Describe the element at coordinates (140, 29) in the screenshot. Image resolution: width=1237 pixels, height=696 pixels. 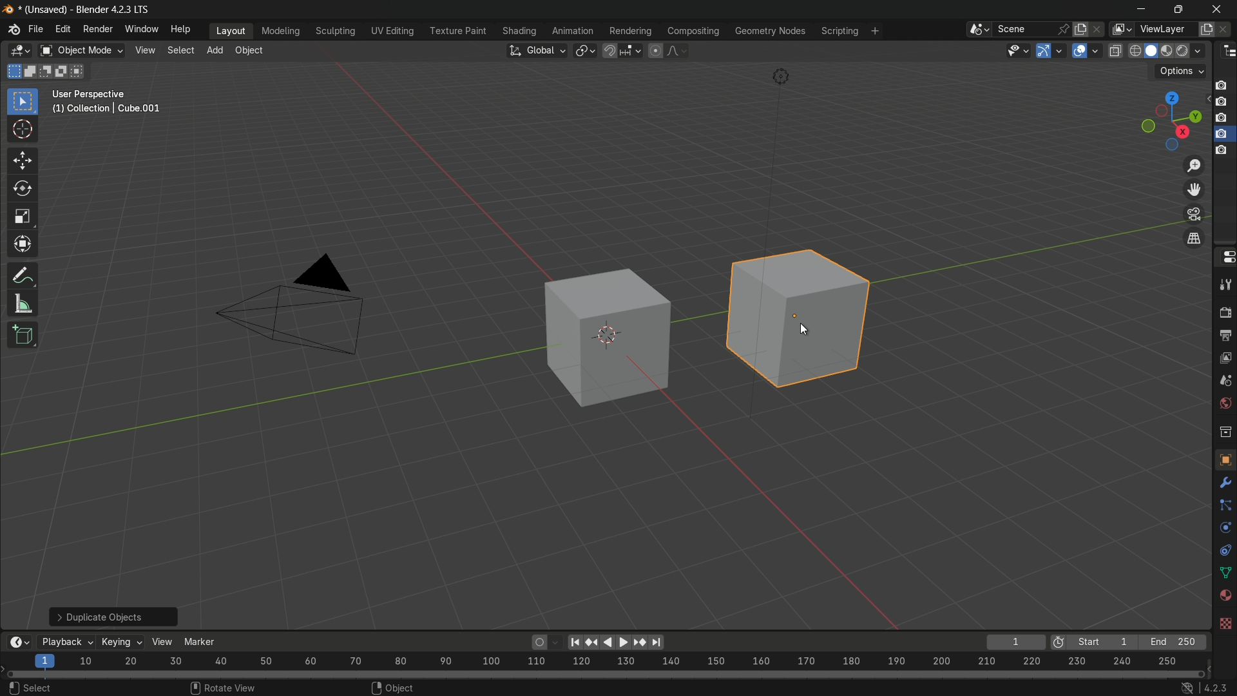
I see `window menu` at that location.